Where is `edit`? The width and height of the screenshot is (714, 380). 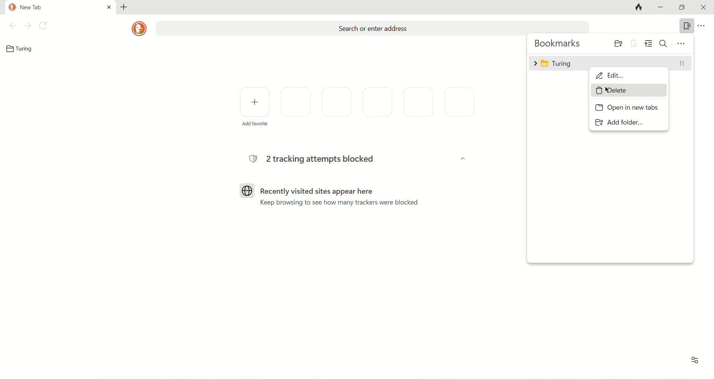
edit is located at coordinates (630, 77).